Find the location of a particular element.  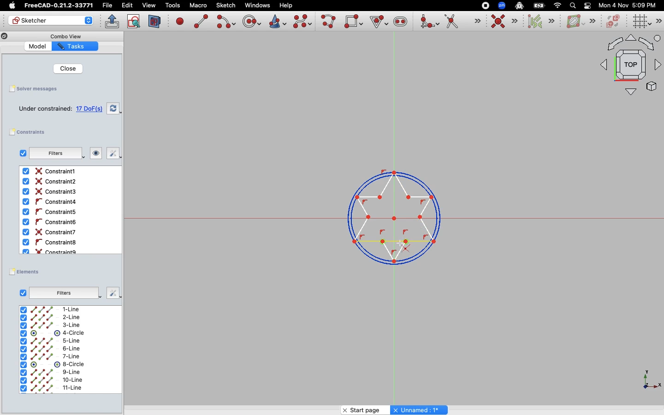

9-line is located at coordinates (53, 373).